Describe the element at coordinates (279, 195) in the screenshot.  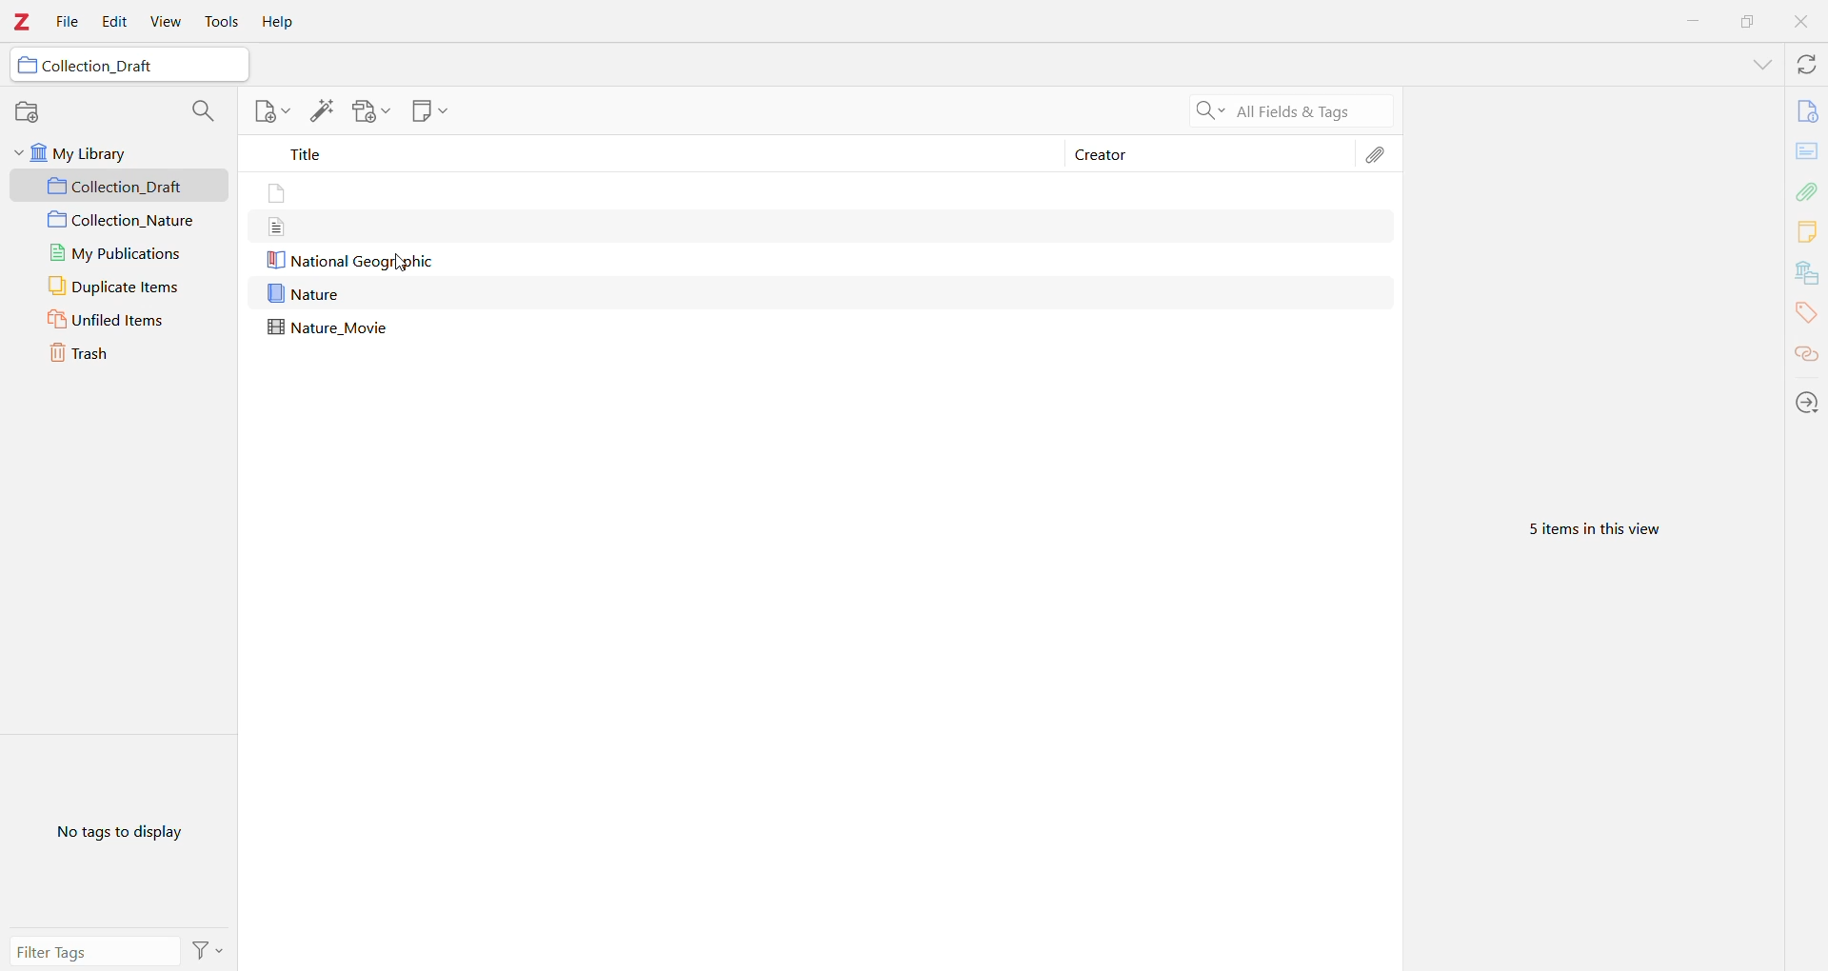
I see `file` at that location.